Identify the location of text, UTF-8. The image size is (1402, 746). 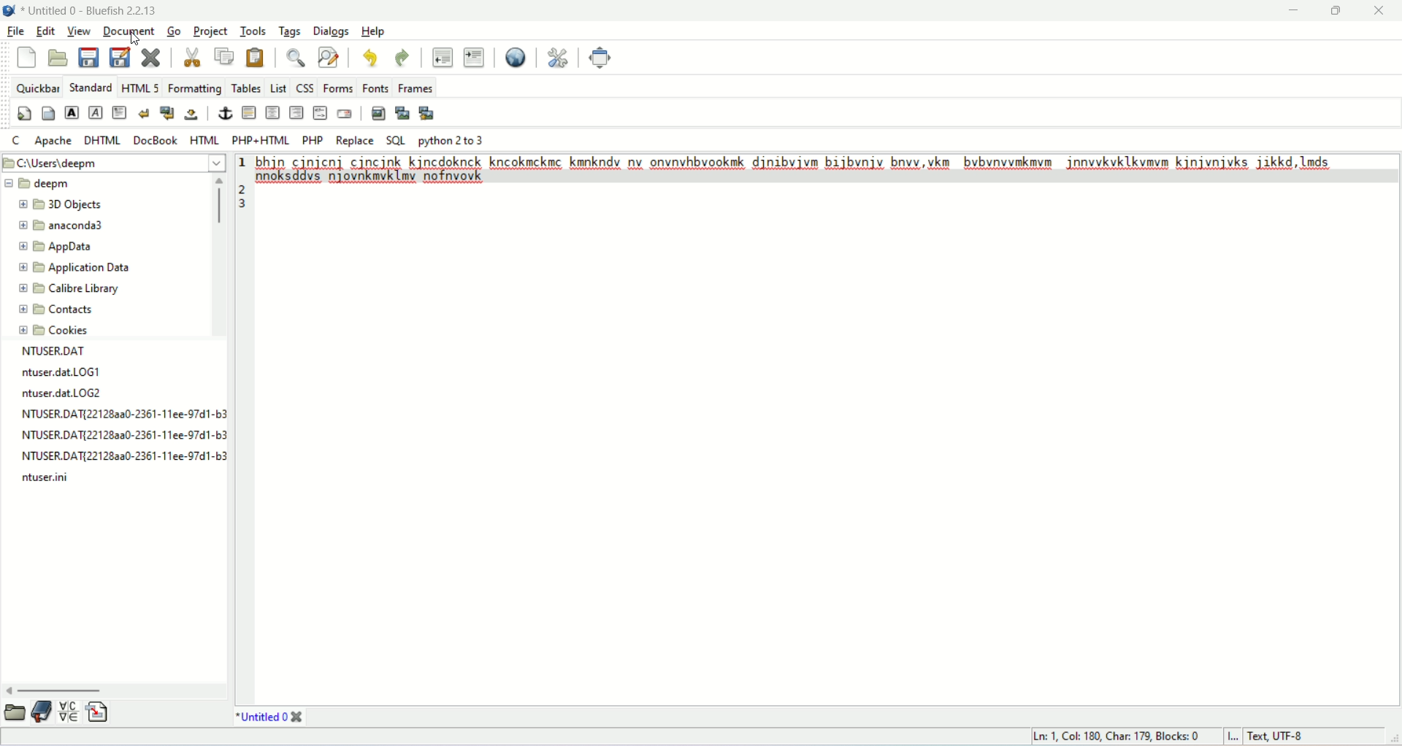
(1280, 737).